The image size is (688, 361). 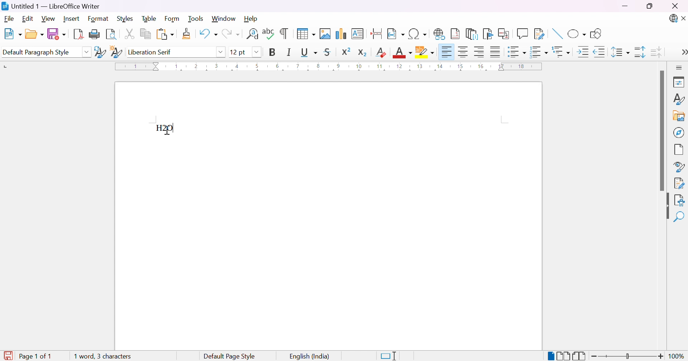 What do you see at coordinates (151, 52) in the screenshot?
I see `Liberation serif` at bounding box center [151, 52].